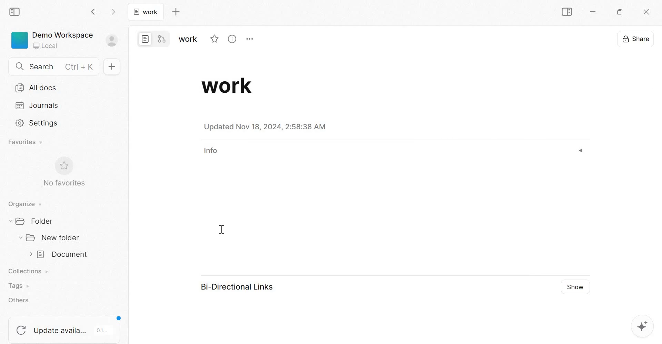 This screenshot has height=344, width=662. Describe the element at coordinates (37, 105) in the screenshot. I see `Journals` at that location.